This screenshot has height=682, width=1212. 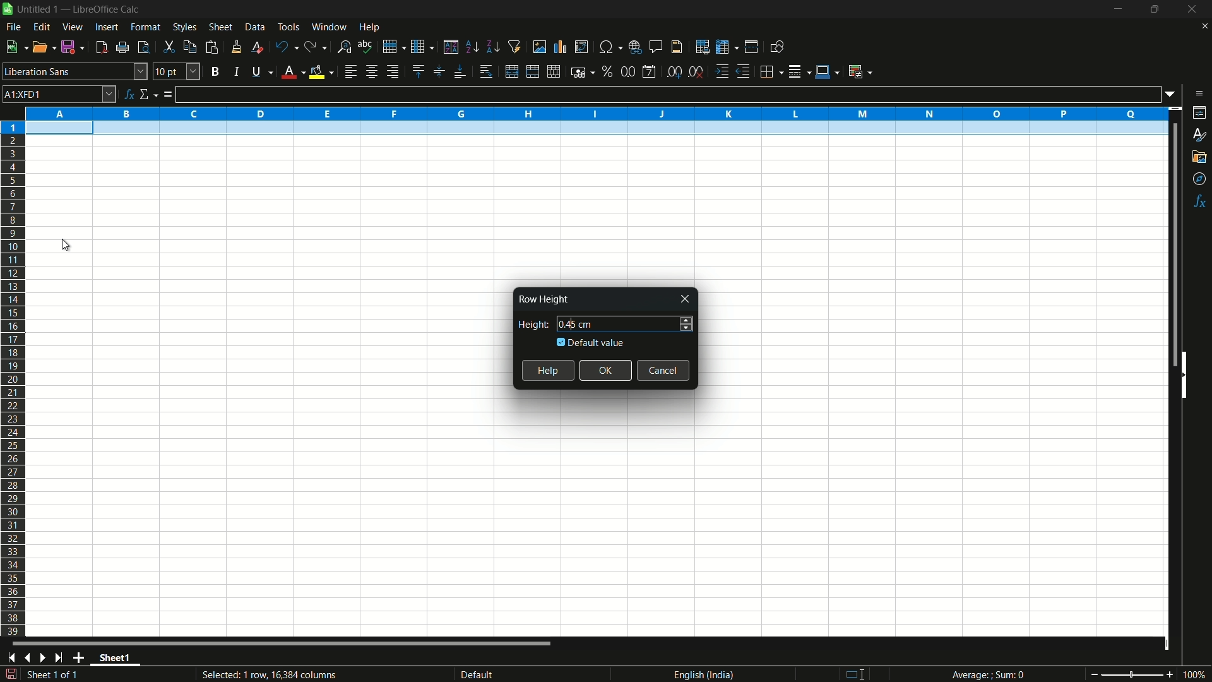 I want to click on insert hyperlink, so click(x=637, y=46).